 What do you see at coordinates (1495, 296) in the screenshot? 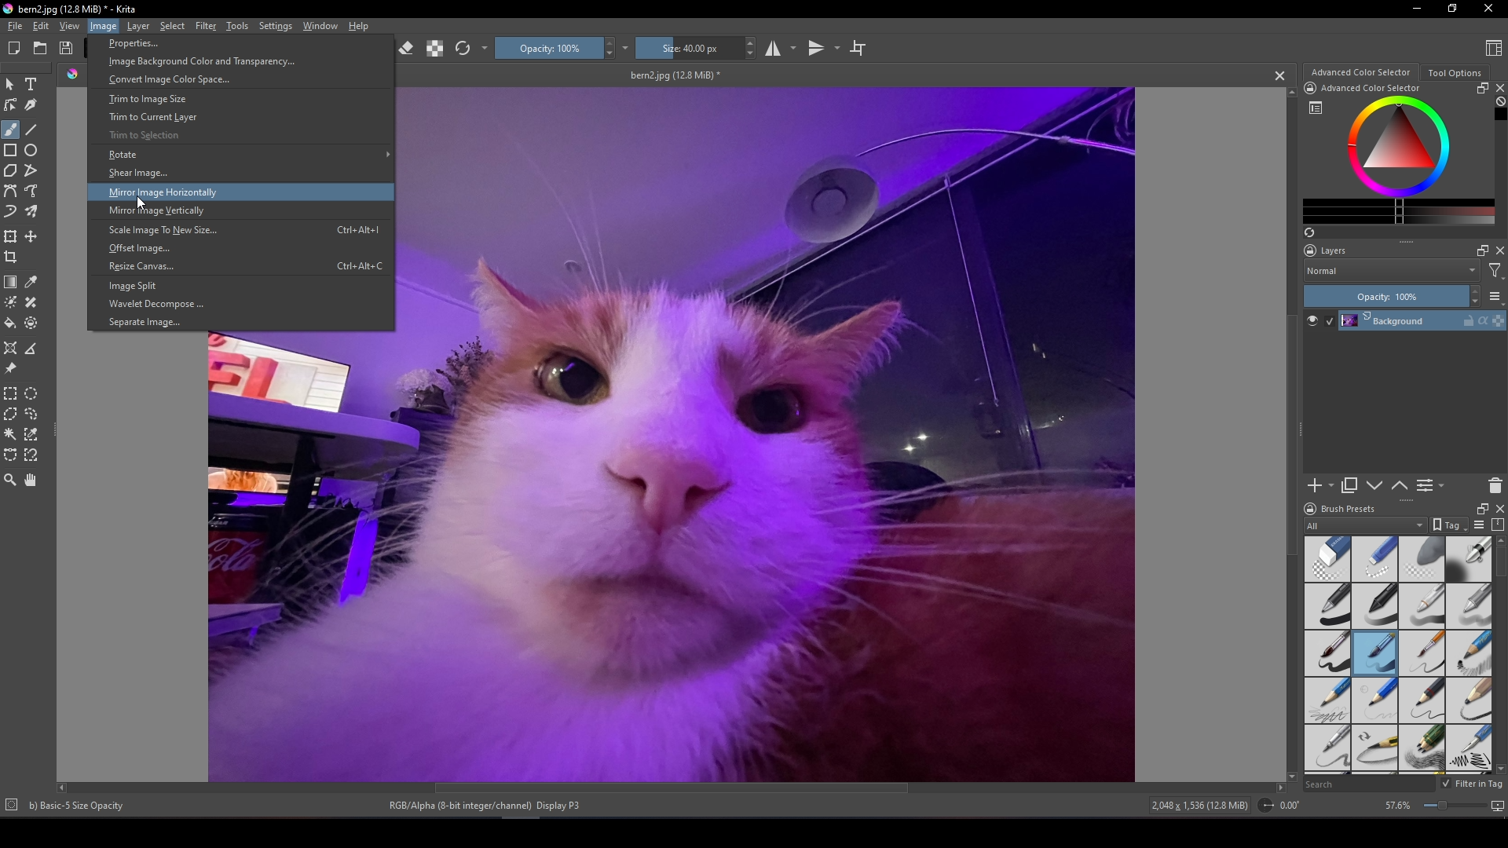
I see `Thumbnail settings` at bounding box center [1495, 296].